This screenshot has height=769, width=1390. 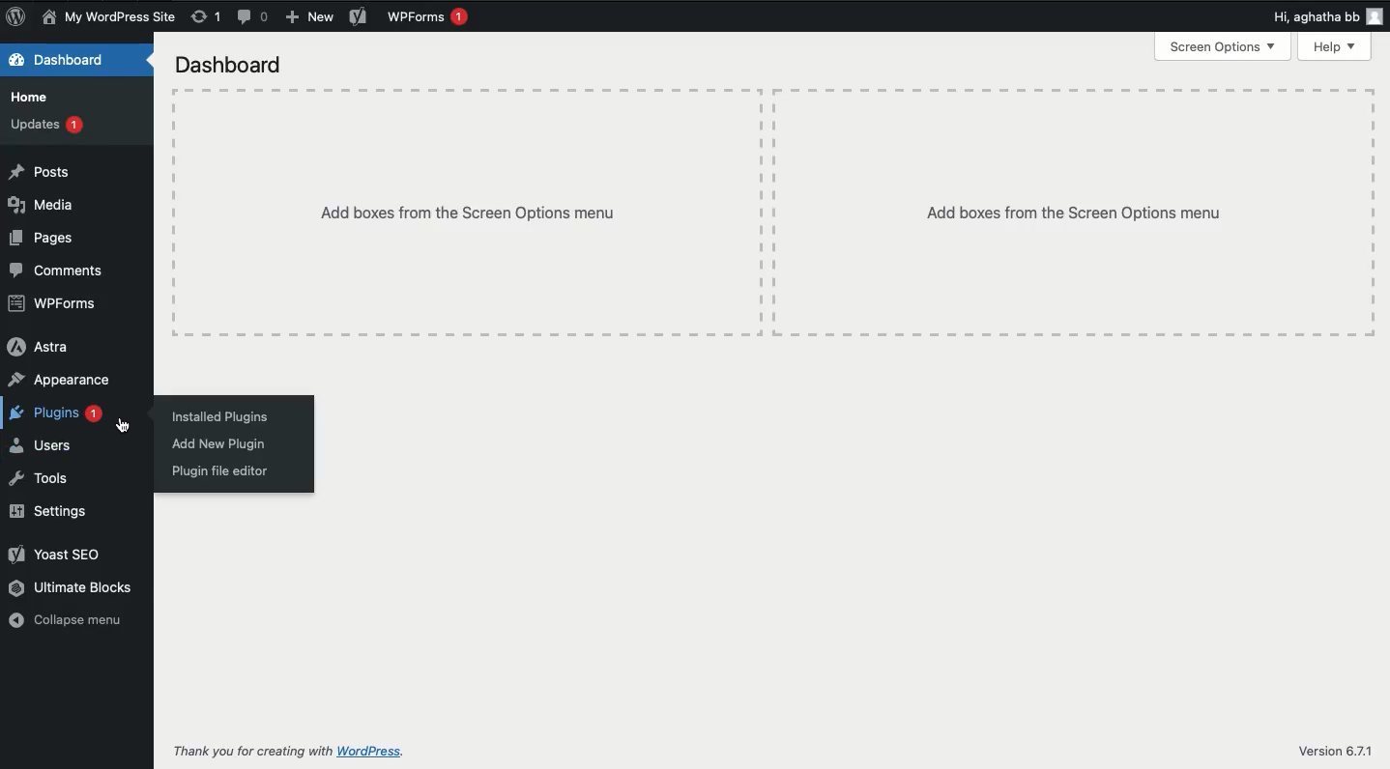 What do you see at coordinates (1227, 45) in the screenshot?
I see `Screen options` at bounding box center [1227, 45].